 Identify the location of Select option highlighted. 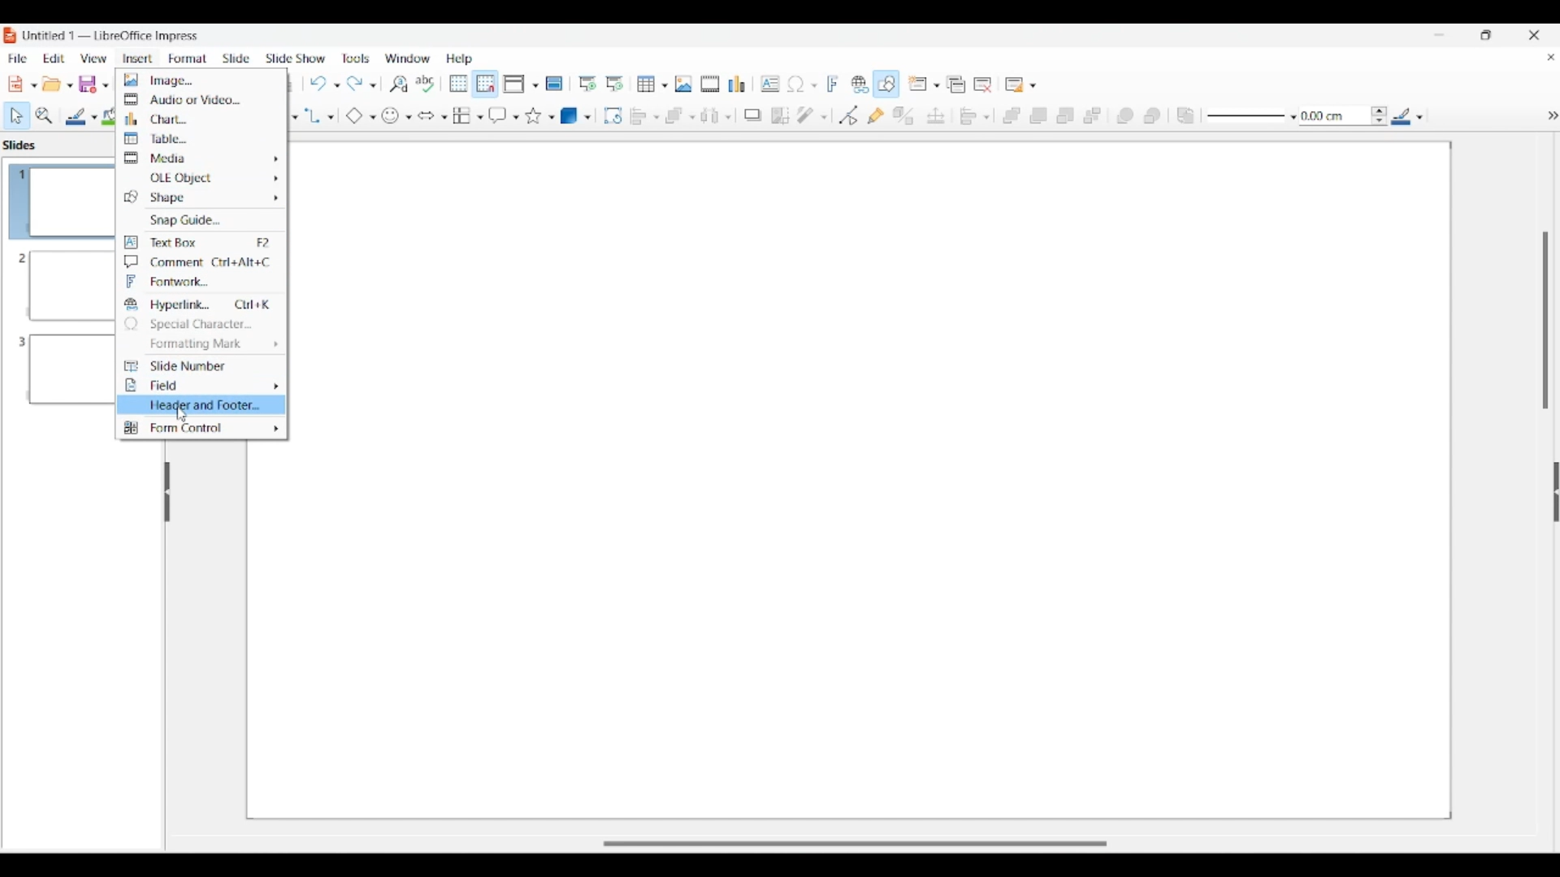
(16, 116).